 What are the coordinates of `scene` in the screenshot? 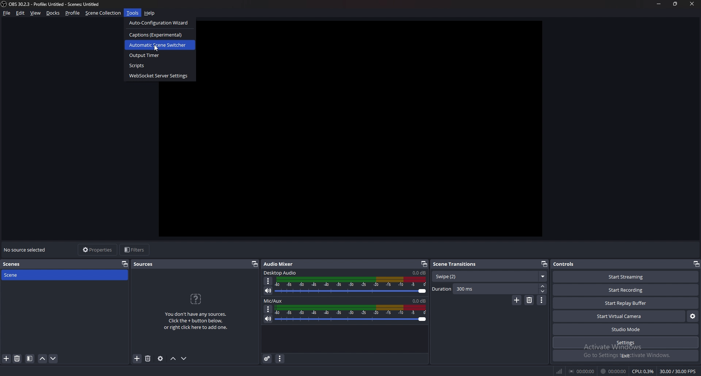 It's located at (19, 275).